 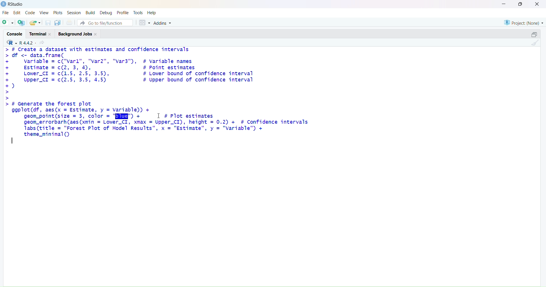 I want to click on Project: (None), so click(x=524, y=22).